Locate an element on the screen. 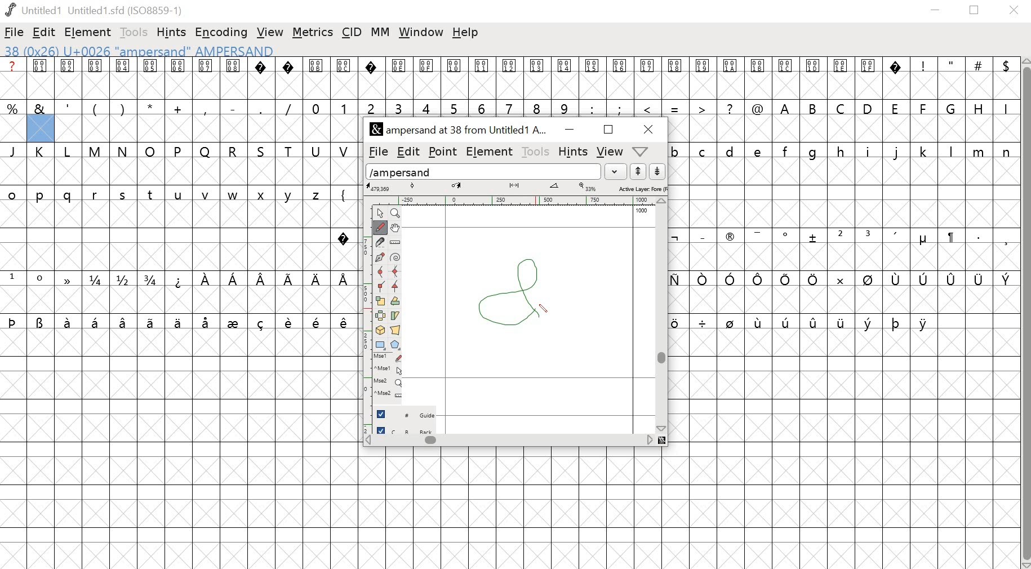 The image size is (1031, 569). ^Mse1 is located at coordinates (389, 369).